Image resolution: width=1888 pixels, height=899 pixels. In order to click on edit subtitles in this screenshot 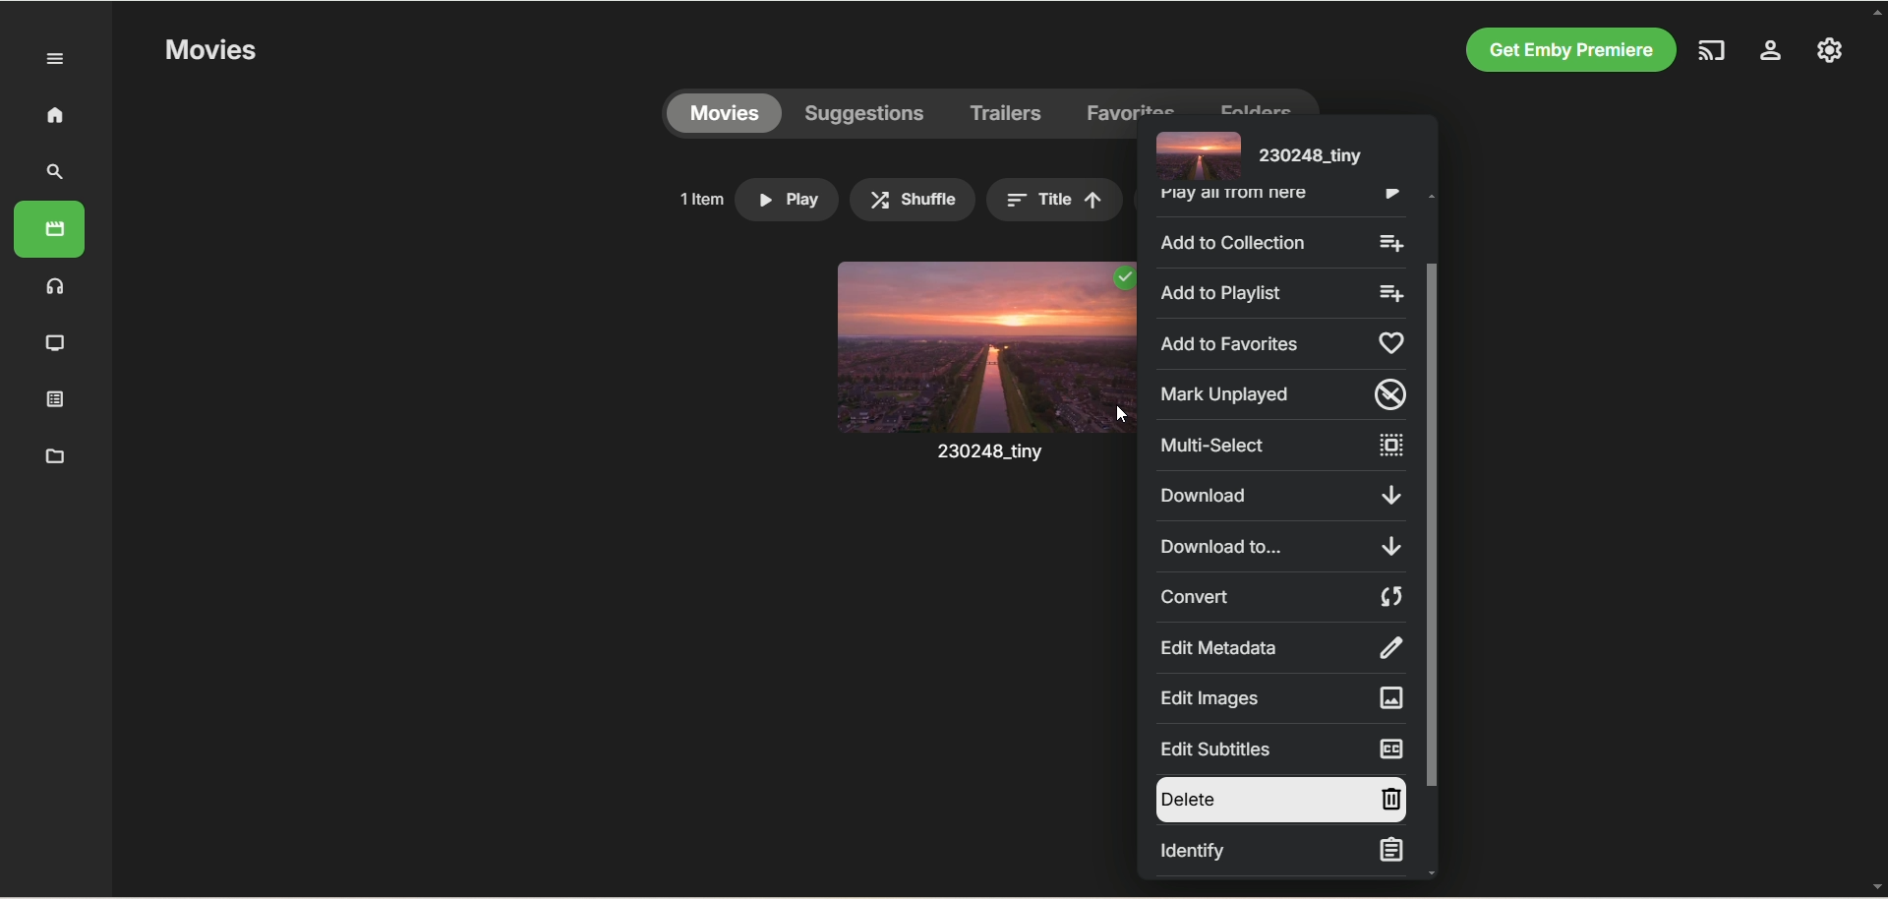, I will do `click(1278, 749)`.